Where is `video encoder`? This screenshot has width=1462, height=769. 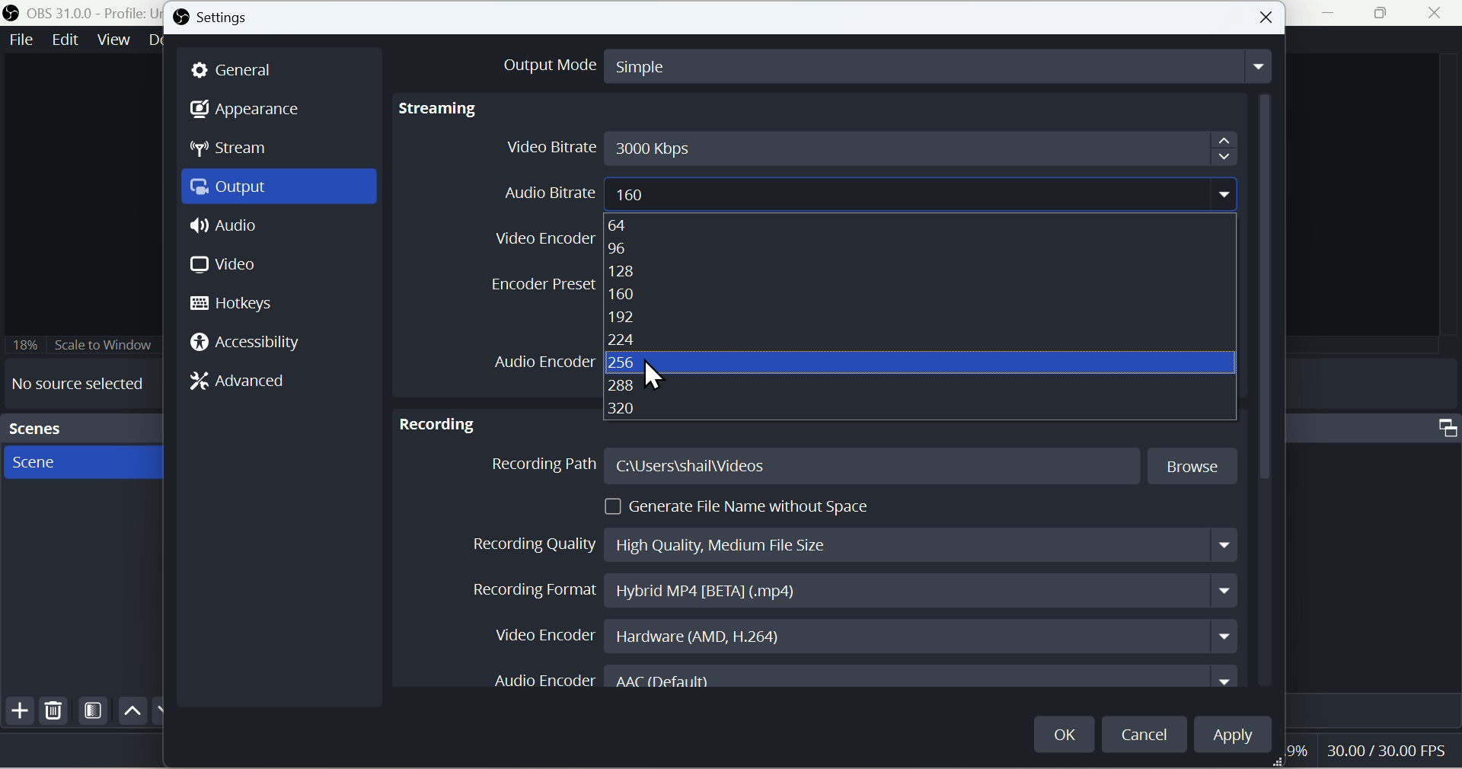 video encoder is located at coordinates (540, 235).